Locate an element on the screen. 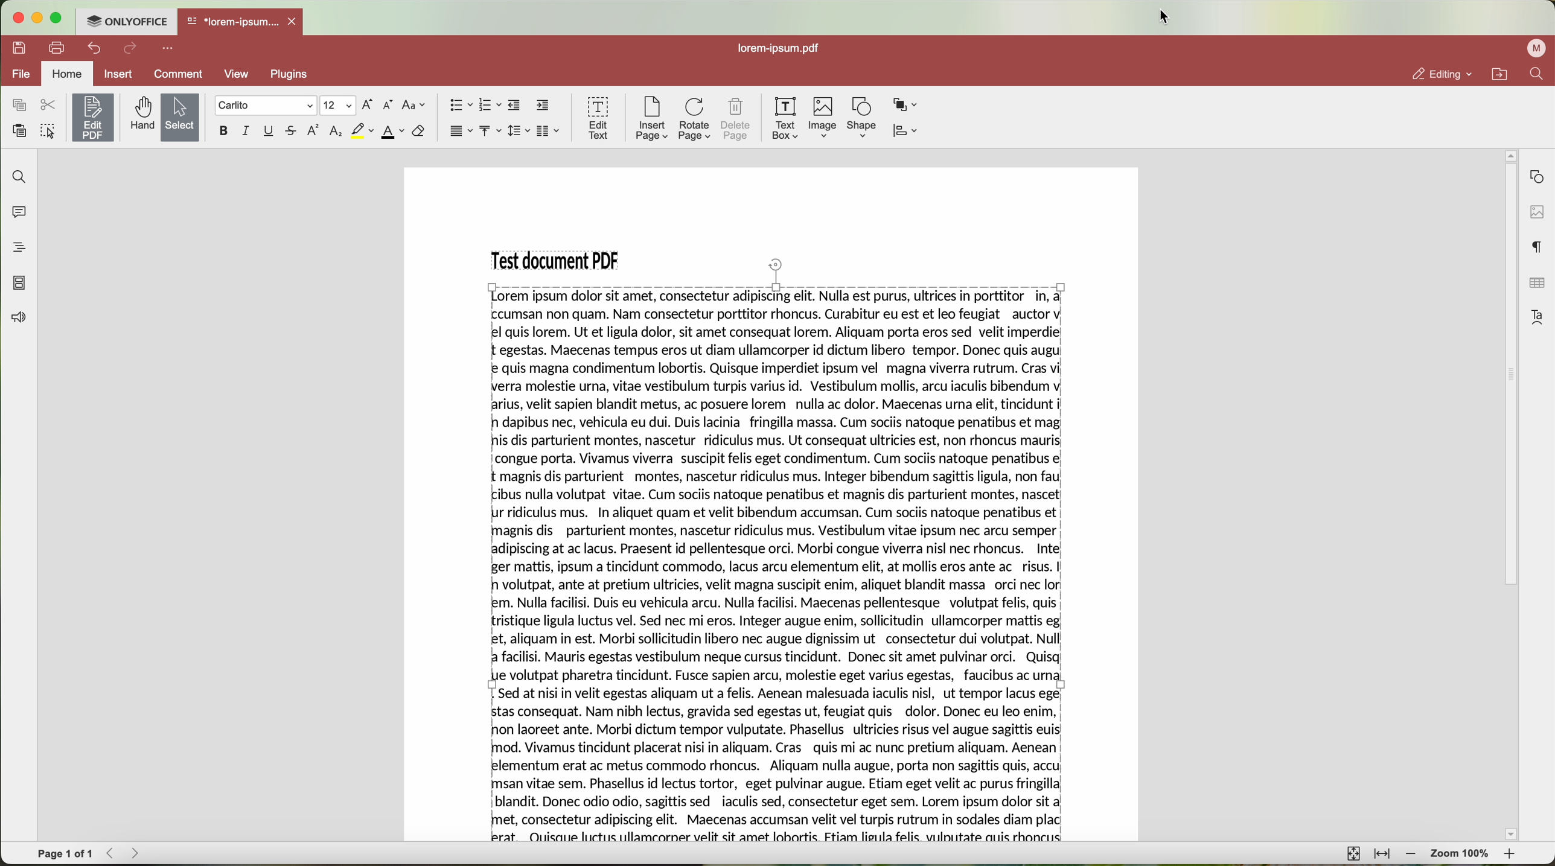 This screenshot has height=866, width=1555. editing is located at coordinates (1437, 72).